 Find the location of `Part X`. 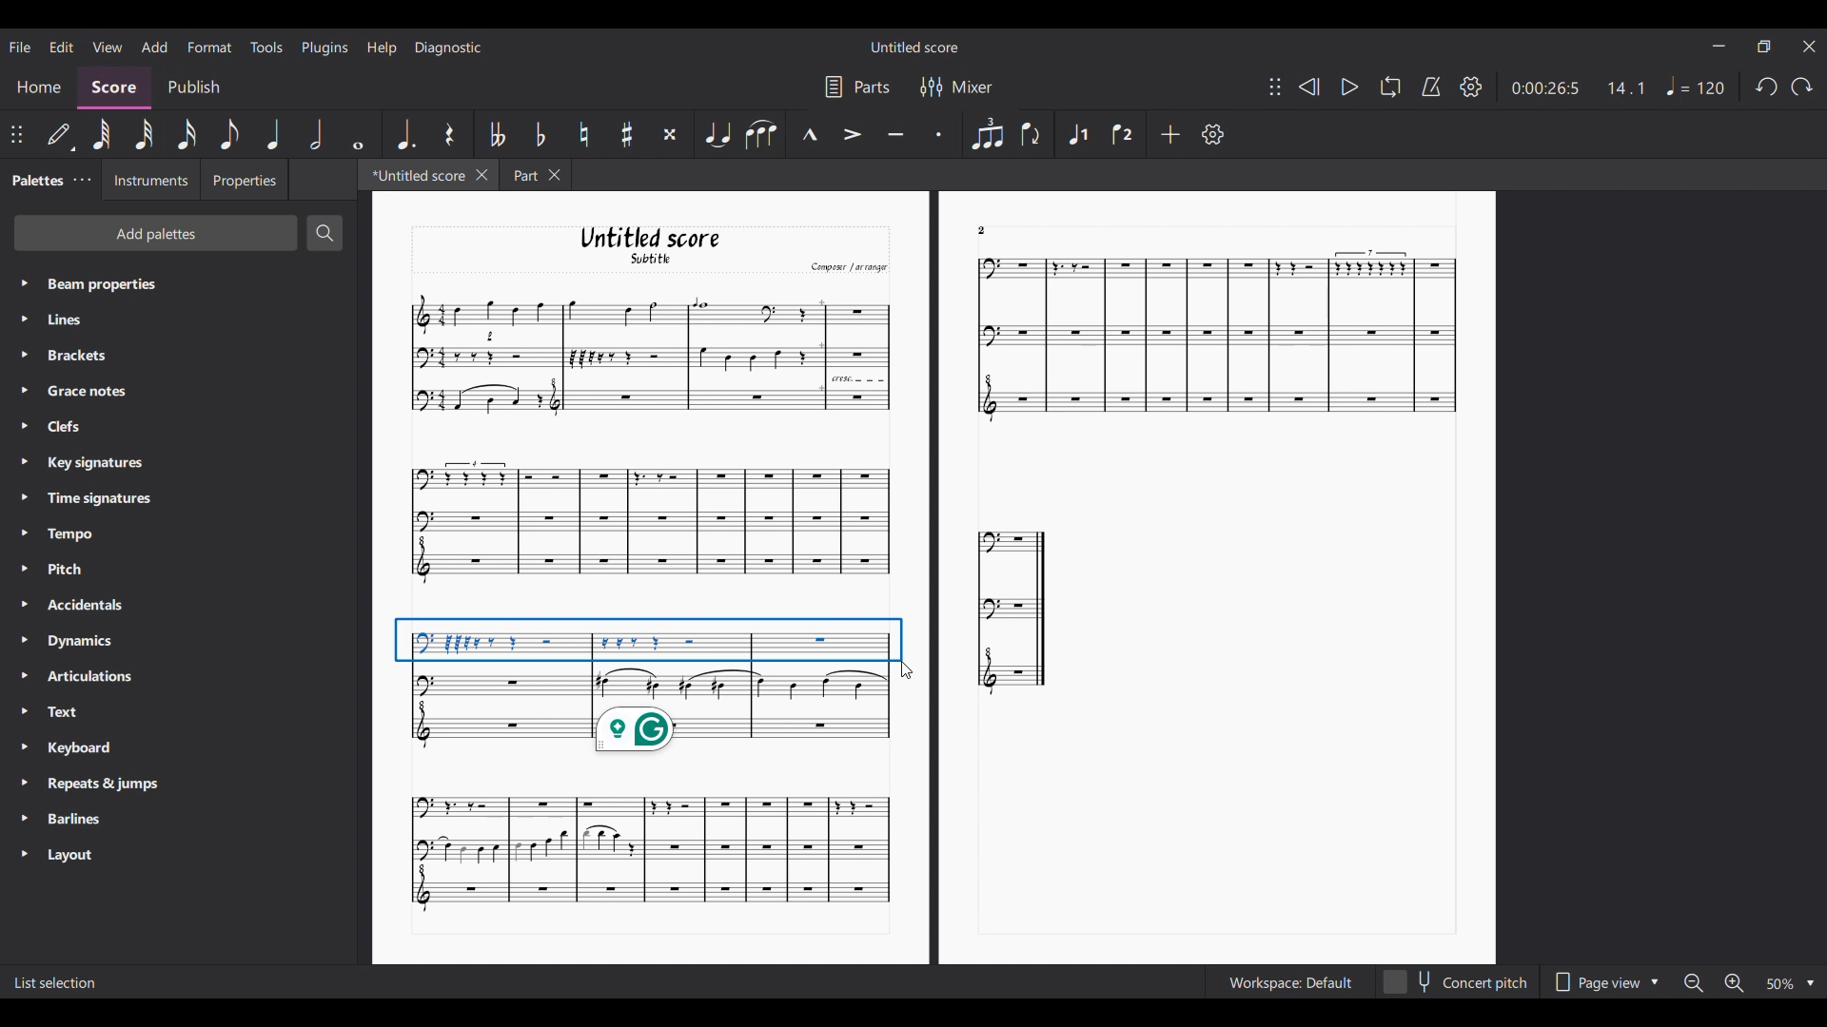

Part X is located at coordinates (535, 175).